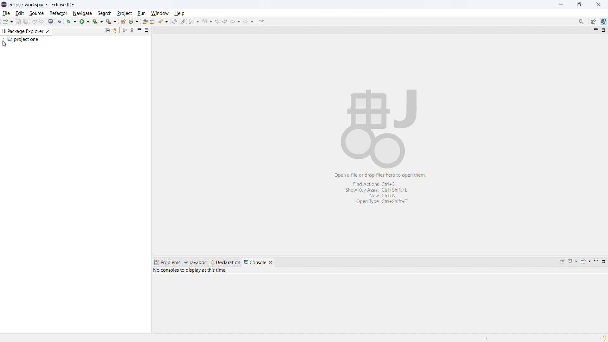 The width and height of the screenshot is (608, 342). Describe the element at coordinates (235, 21) in the screenshot. I see `back` at that location.